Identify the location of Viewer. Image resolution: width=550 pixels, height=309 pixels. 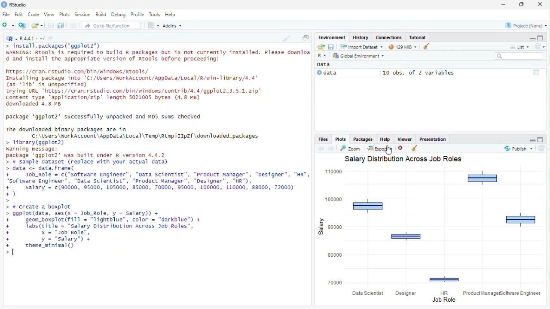
(404, 139).